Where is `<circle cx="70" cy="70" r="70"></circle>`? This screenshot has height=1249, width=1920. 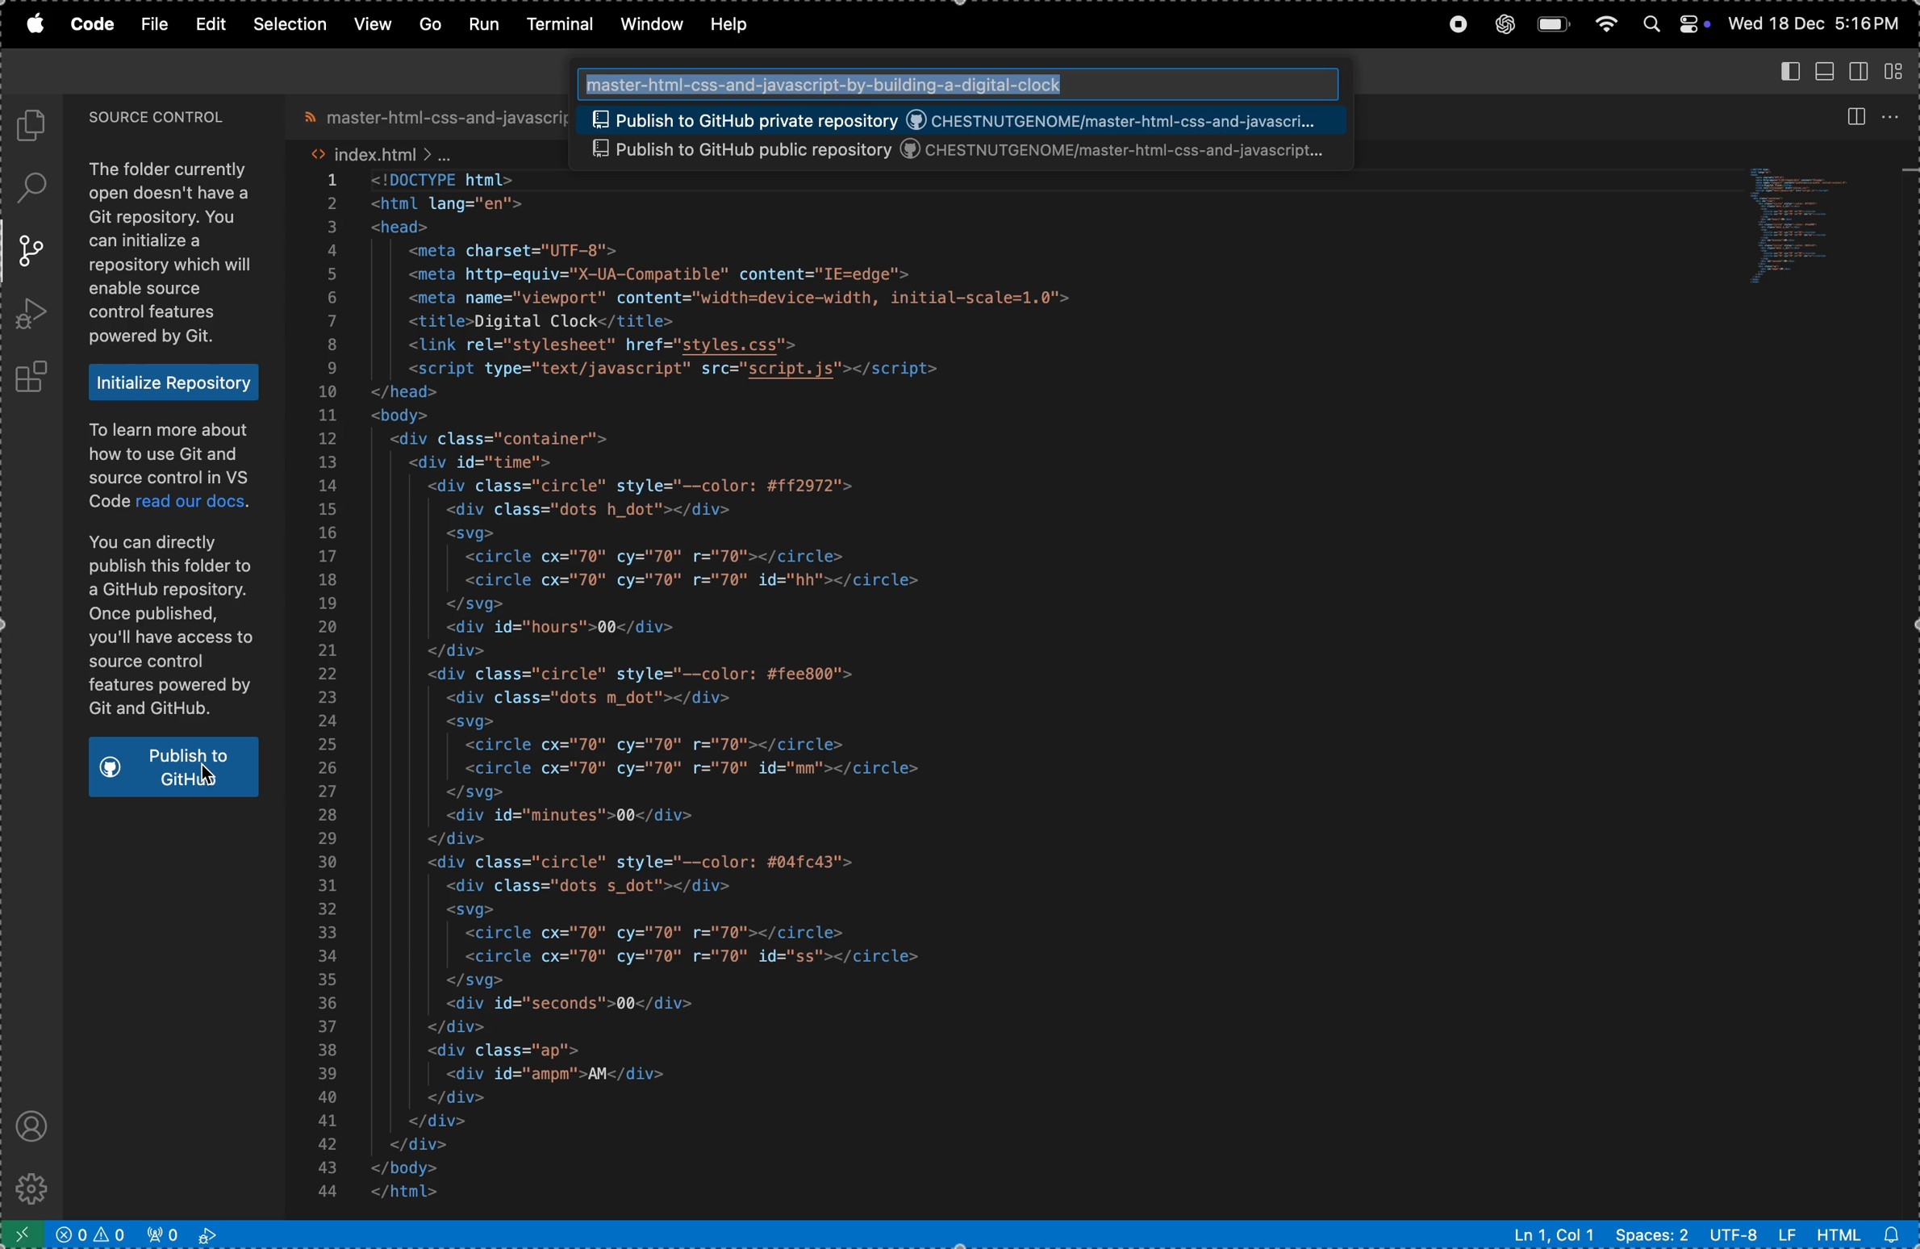 <circle cx="70" cy="70" r="70"></circle> is located at coordinates (671, 745).